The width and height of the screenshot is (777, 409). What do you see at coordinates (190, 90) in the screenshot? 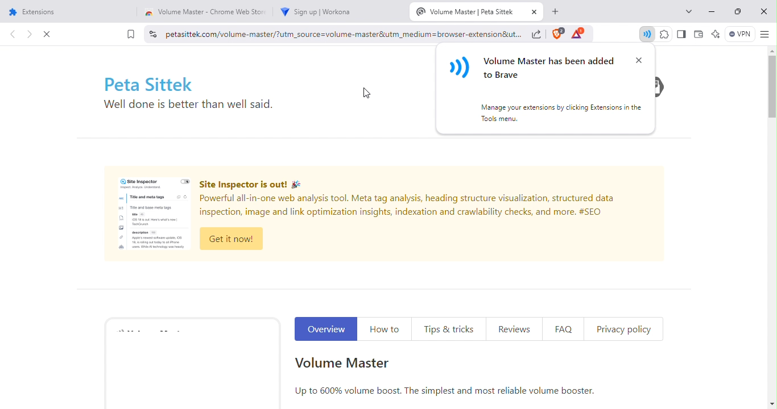
I see `Text` at bounding box center [190, 90].